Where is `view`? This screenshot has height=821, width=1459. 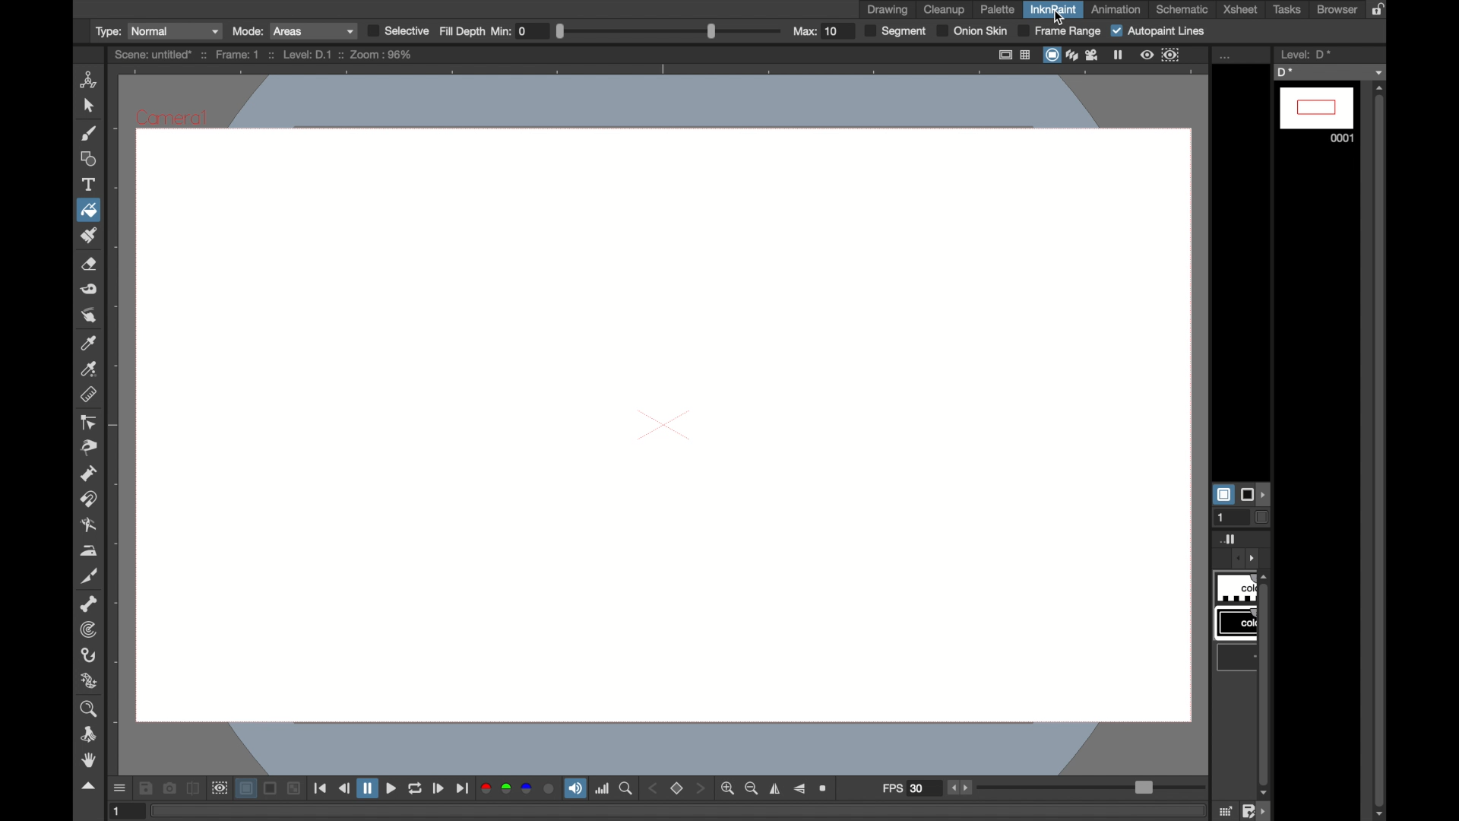 view is located at coordinates (1147, 55).